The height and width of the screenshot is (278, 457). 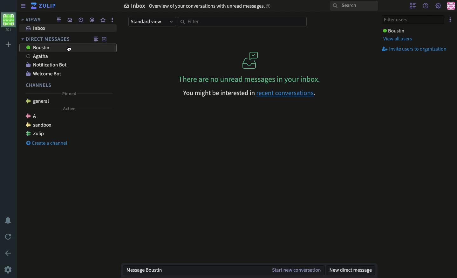 I want to click on Notification bot, so click(x=46, y=65).